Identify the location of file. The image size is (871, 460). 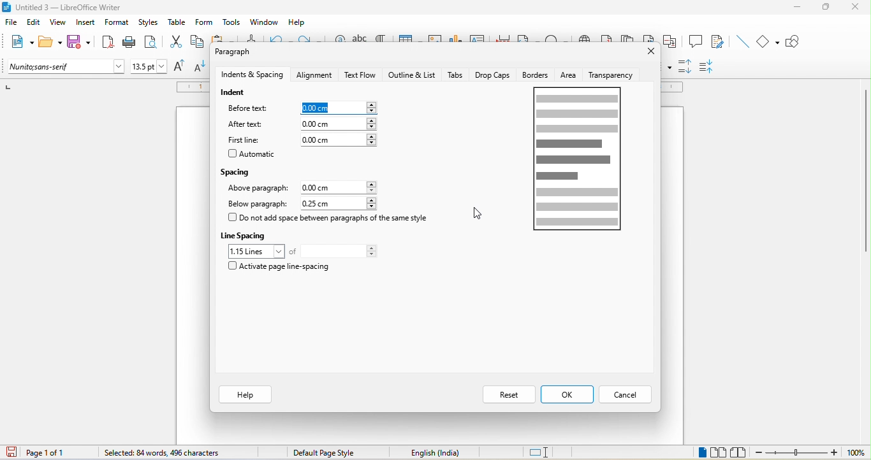
(13, 23).